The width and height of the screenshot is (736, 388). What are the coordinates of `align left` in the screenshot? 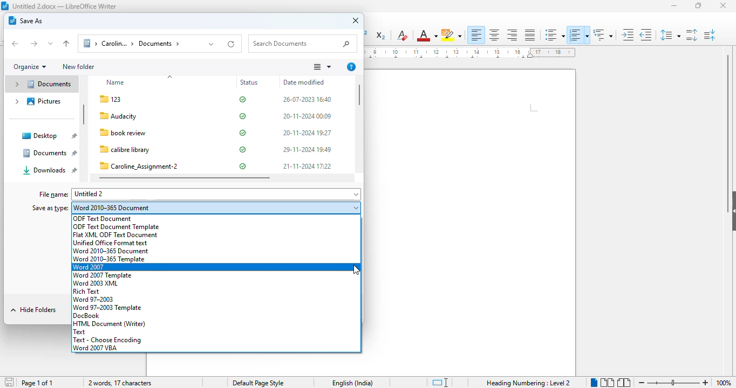 It's located at (477, 35).